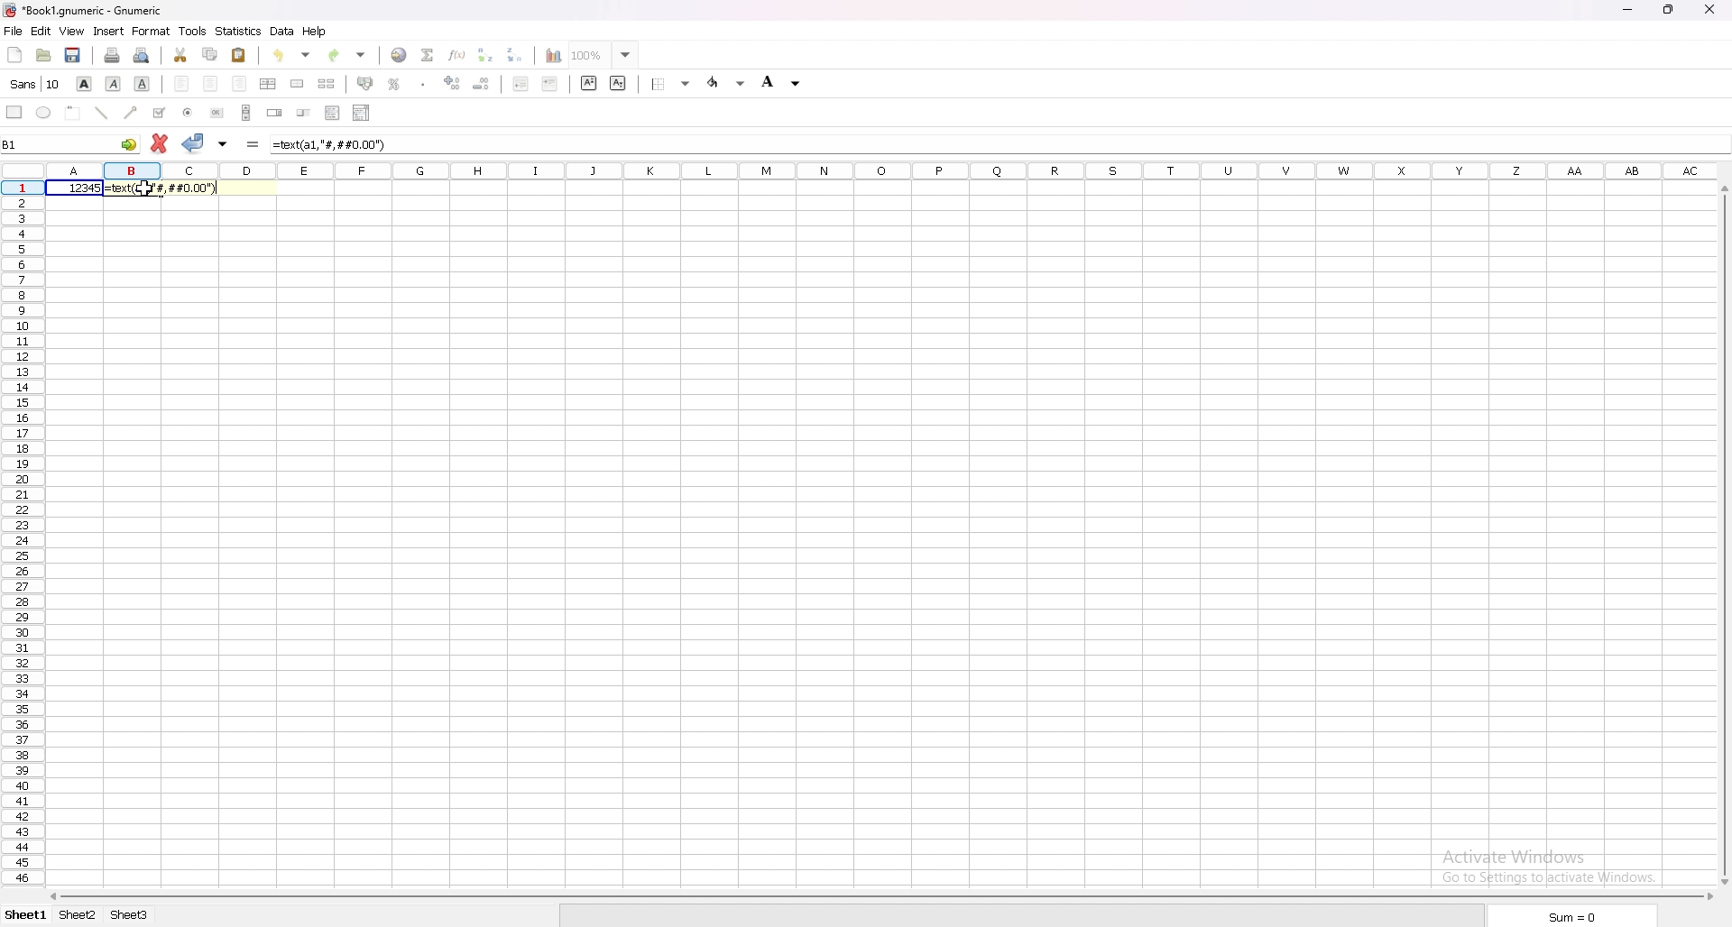 The height and width of the screenshot is (927, 1732). What do you see at coordinates (160, 114) in the screenshot?
I see `tickbox` at bounding box center [160, 114].